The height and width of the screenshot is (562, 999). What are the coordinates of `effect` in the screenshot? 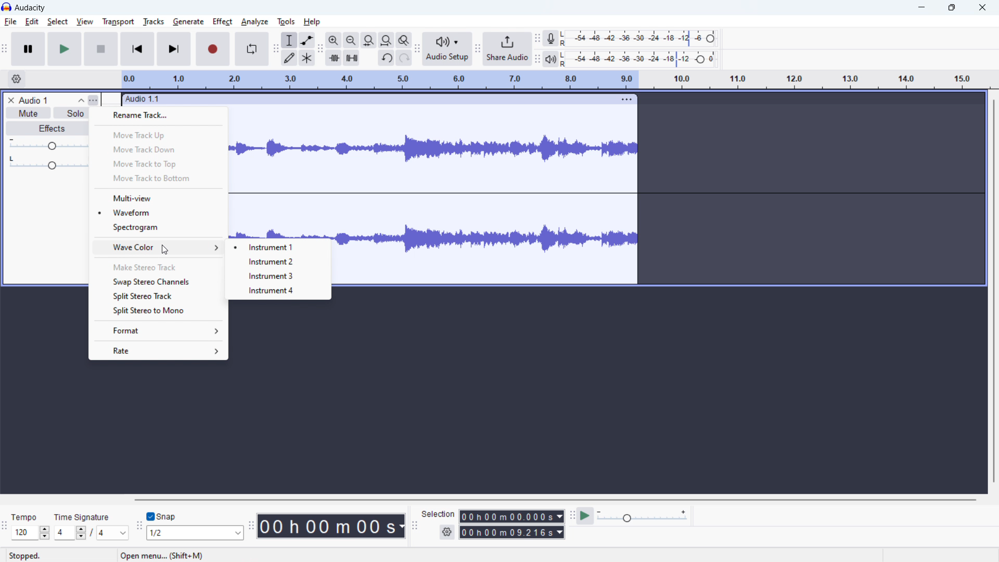 It's located at (223, 22).